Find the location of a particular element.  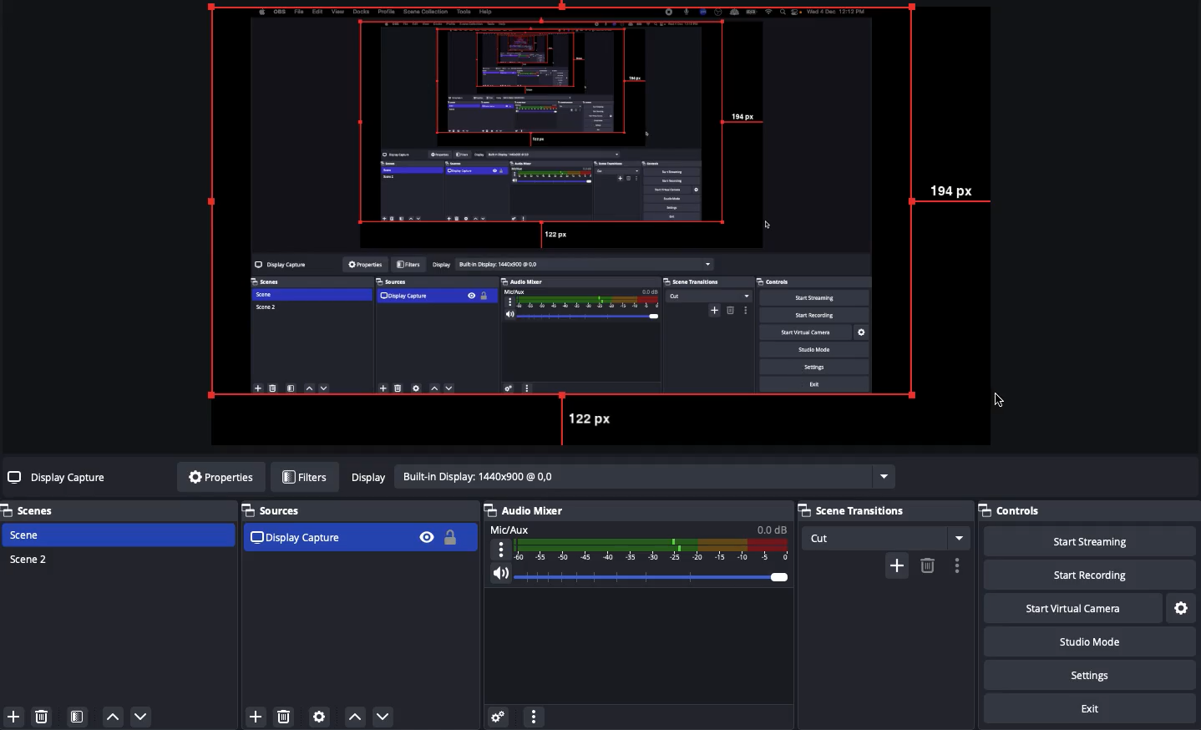

Add is located at coordinates (896, 564).